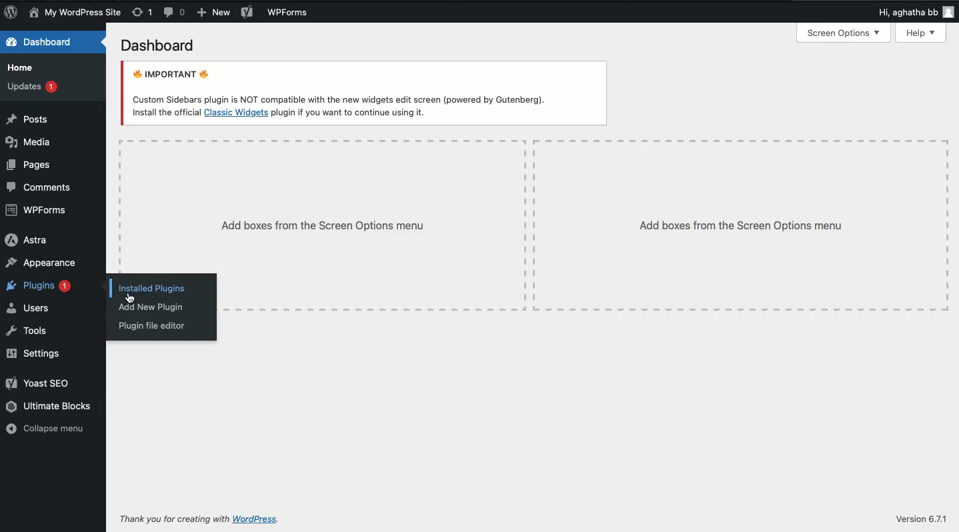  Describe the element at coordinates (37, 285) in the screenshot. I see `Plugins` at that location.